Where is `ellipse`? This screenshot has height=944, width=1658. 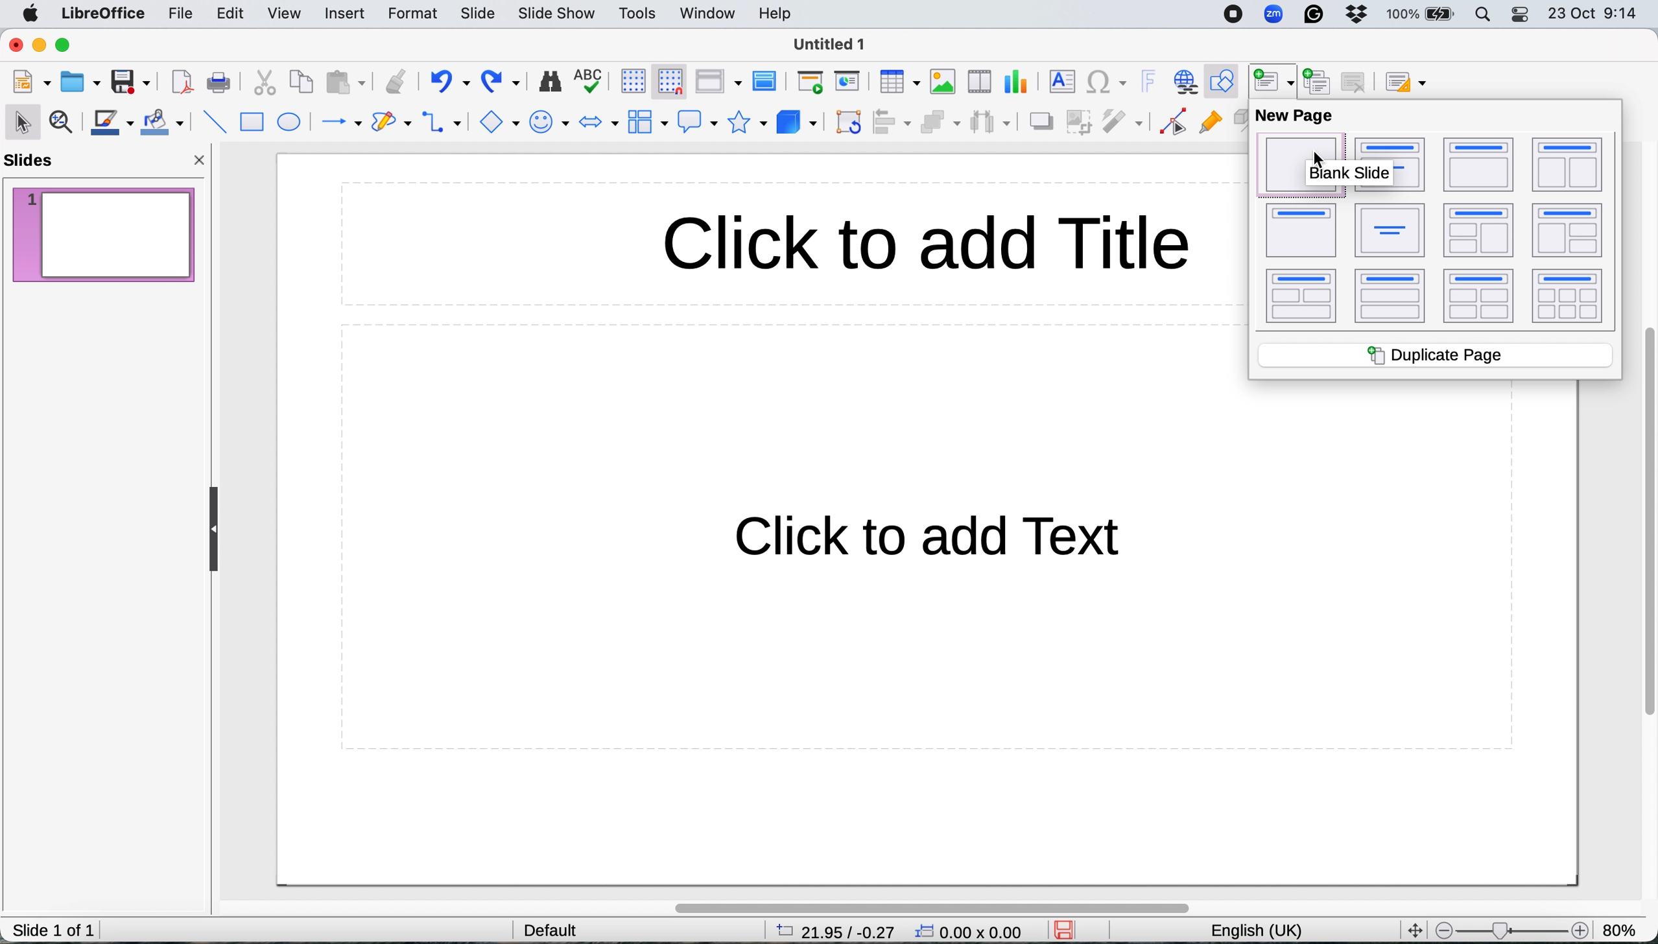
ellipse is located at coordinates (290, 123).